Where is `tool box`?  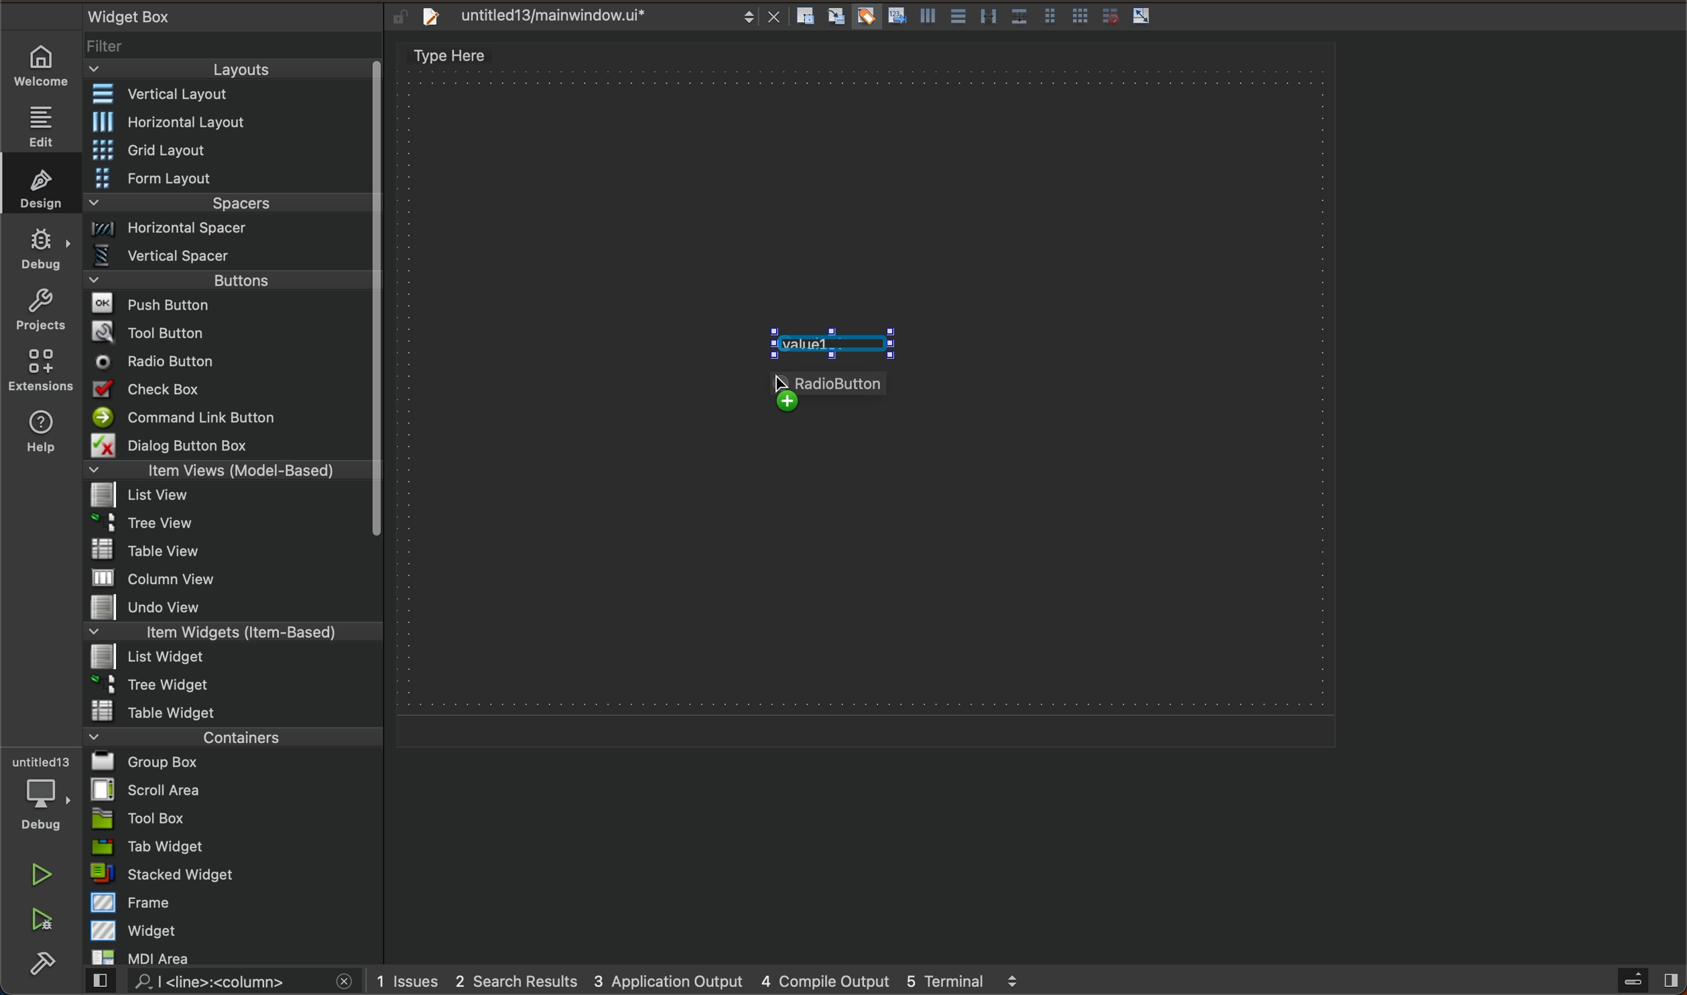 tool box is located at coordinates (233, 818).